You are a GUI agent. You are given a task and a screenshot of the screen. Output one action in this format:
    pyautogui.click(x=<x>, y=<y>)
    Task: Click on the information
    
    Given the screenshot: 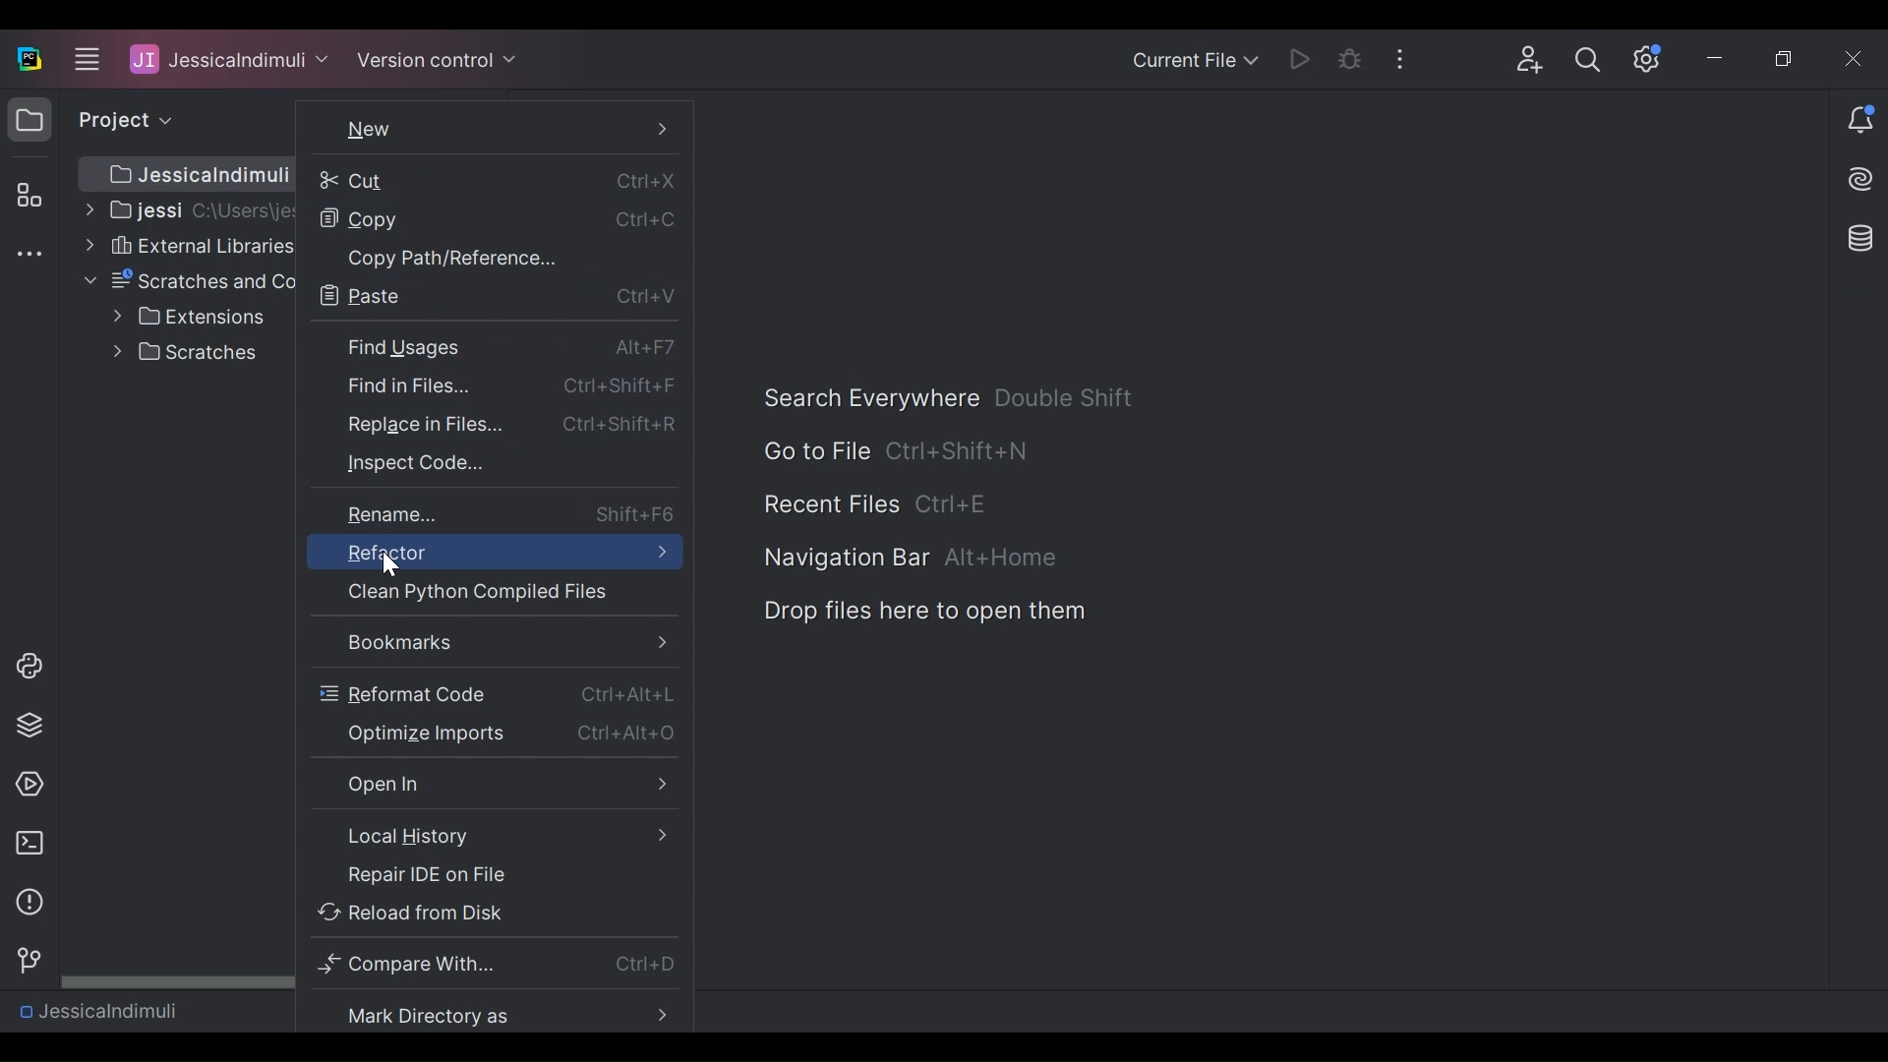 What is the action you would take?
    pyautogui.click(x=25, y=903)
    